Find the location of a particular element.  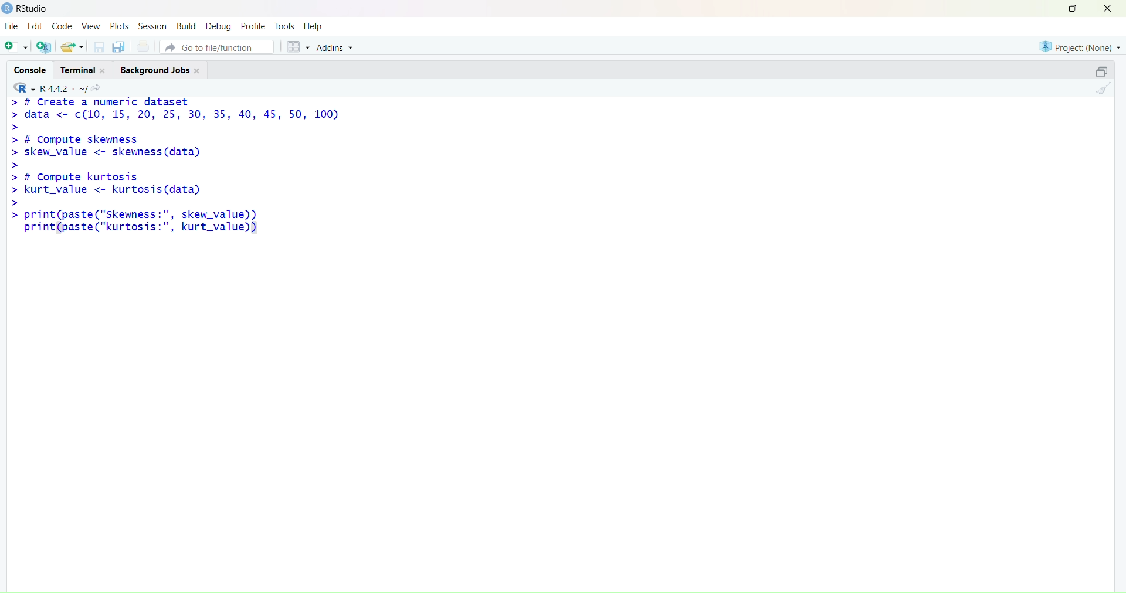

Close is located at coordinates (1111, 12).